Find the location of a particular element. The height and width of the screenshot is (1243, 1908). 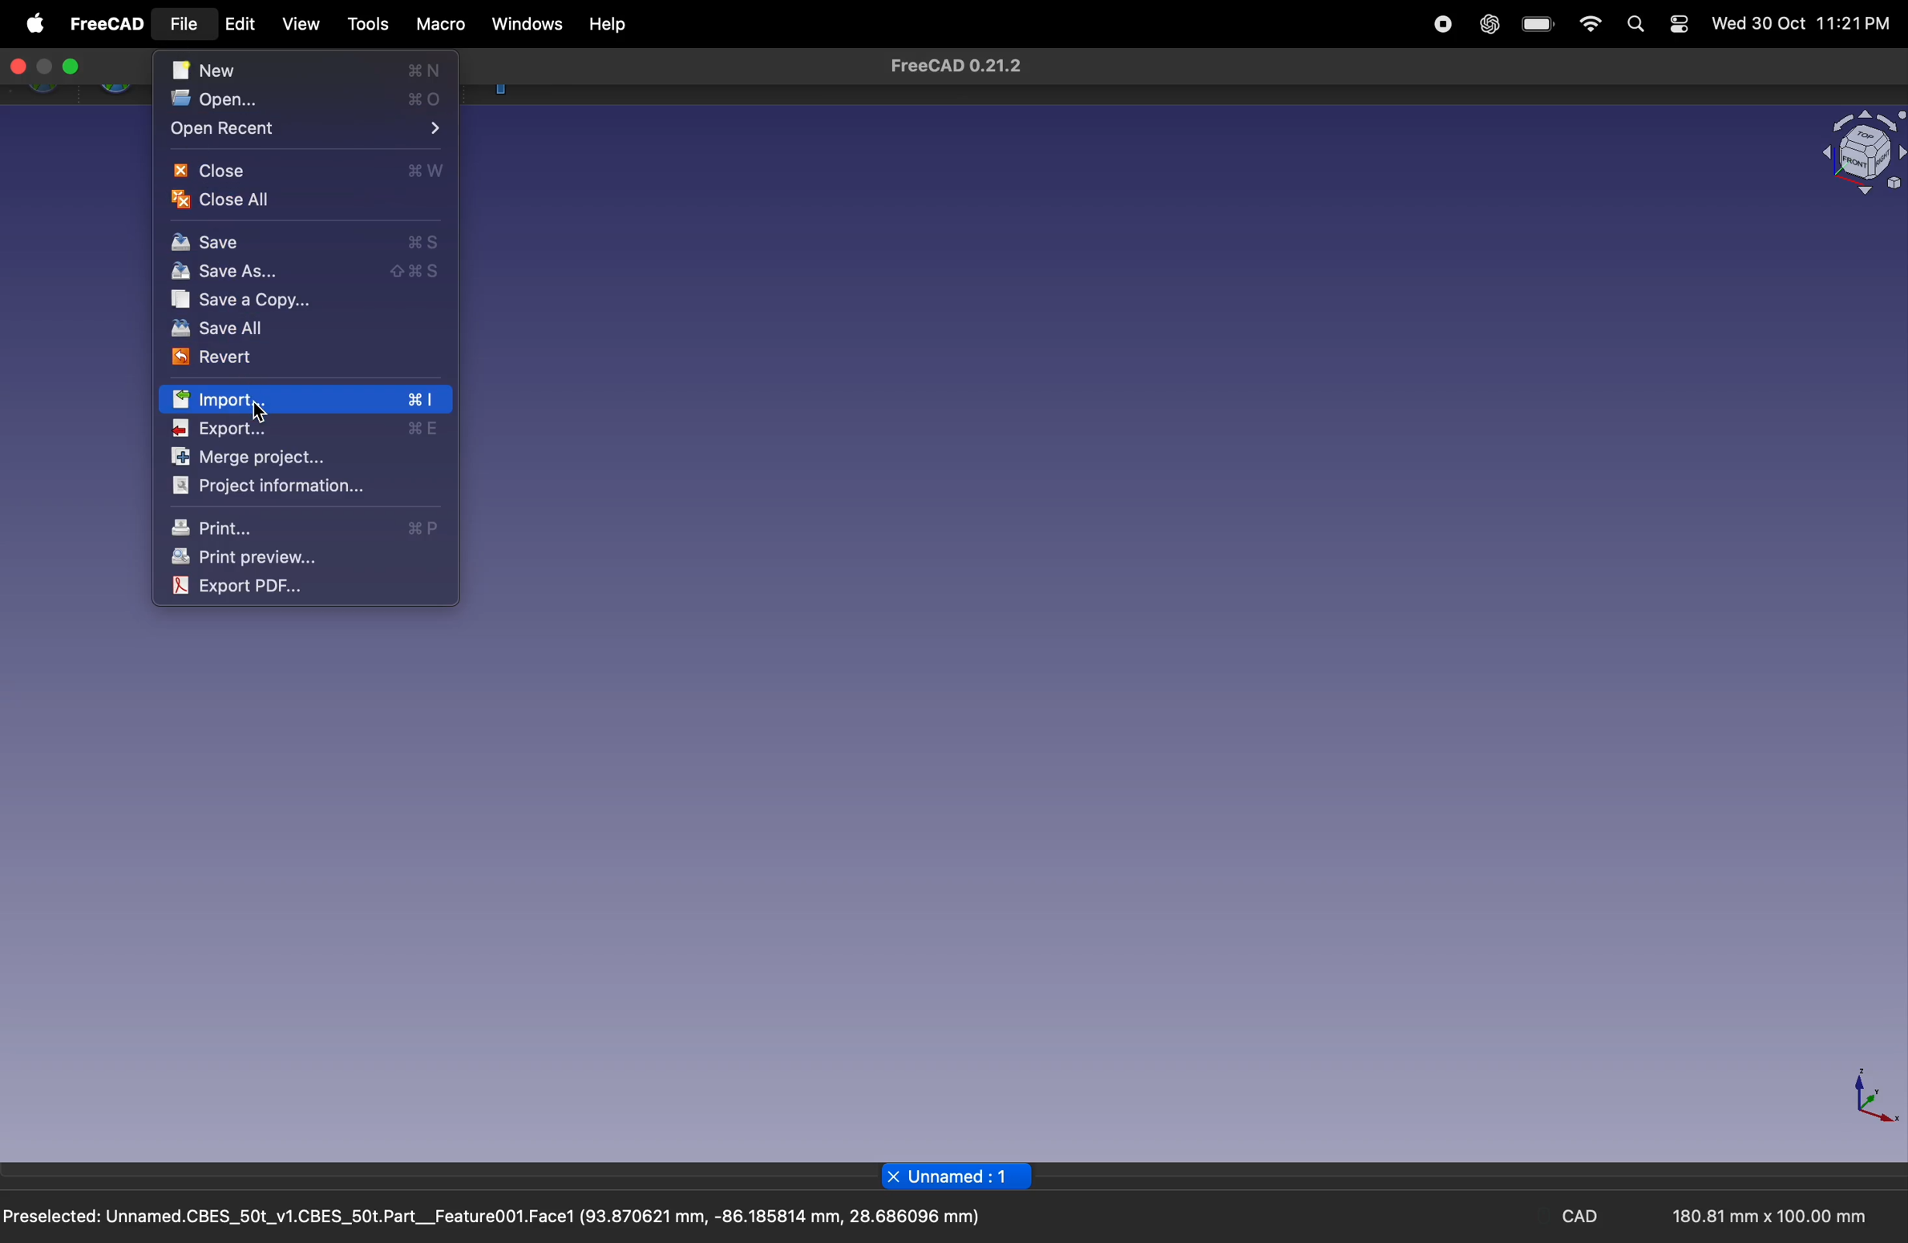

revert is located at coordinates (283, 357).